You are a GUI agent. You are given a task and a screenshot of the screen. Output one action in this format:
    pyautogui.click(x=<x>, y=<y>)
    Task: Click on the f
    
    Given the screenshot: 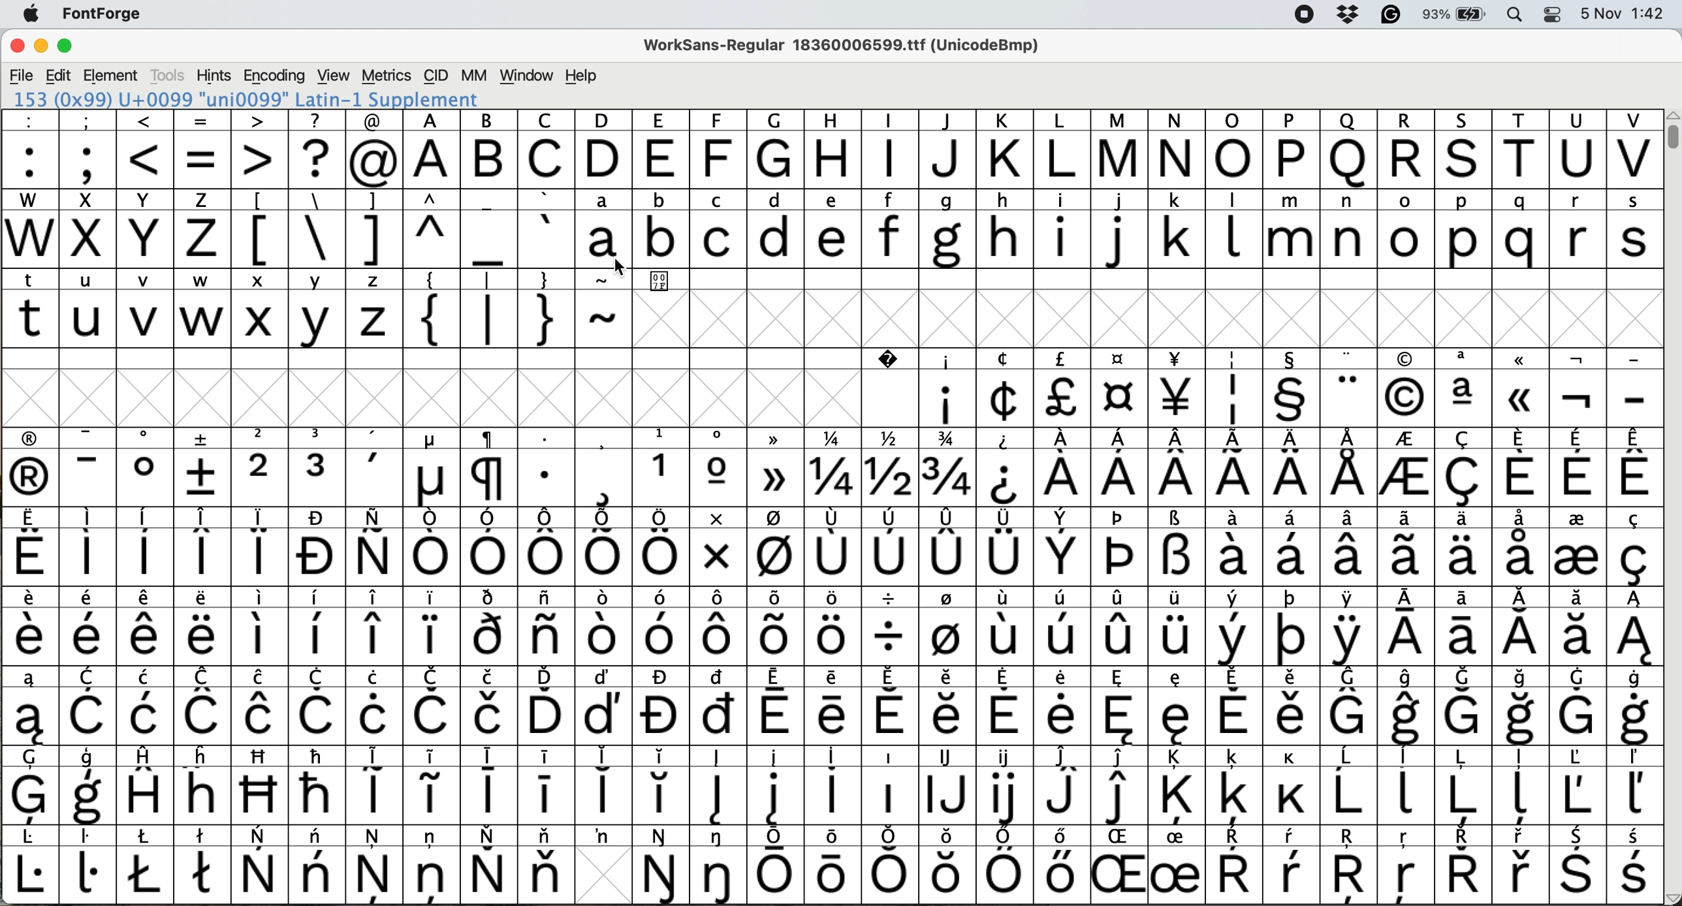 What is the action you would take?
    pyautogui.click(x=889, y=230)
    